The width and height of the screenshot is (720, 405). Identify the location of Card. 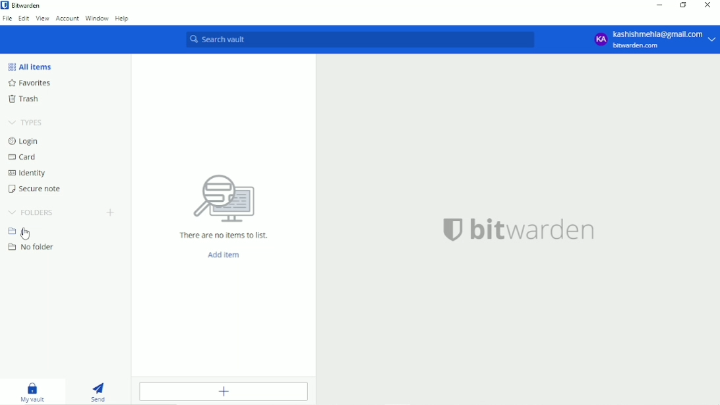
(24, 157).